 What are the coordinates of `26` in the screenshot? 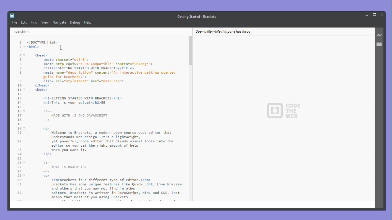 It's located at (19, 163).